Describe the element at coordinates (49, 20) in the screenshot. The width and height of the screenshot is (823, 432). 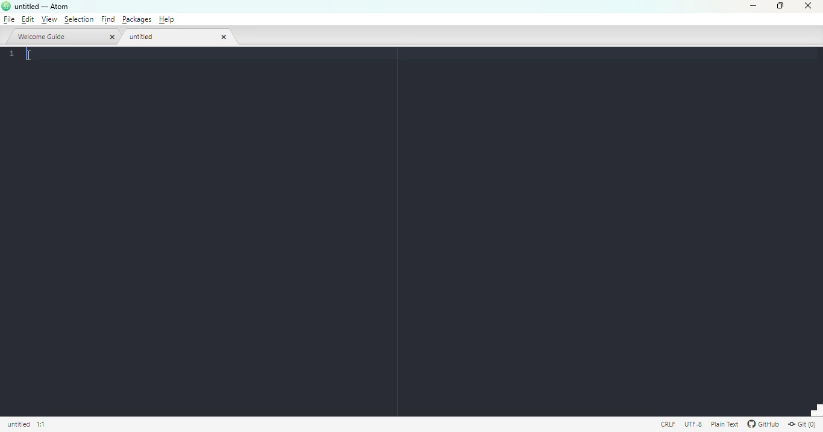
I see `view` at that location.